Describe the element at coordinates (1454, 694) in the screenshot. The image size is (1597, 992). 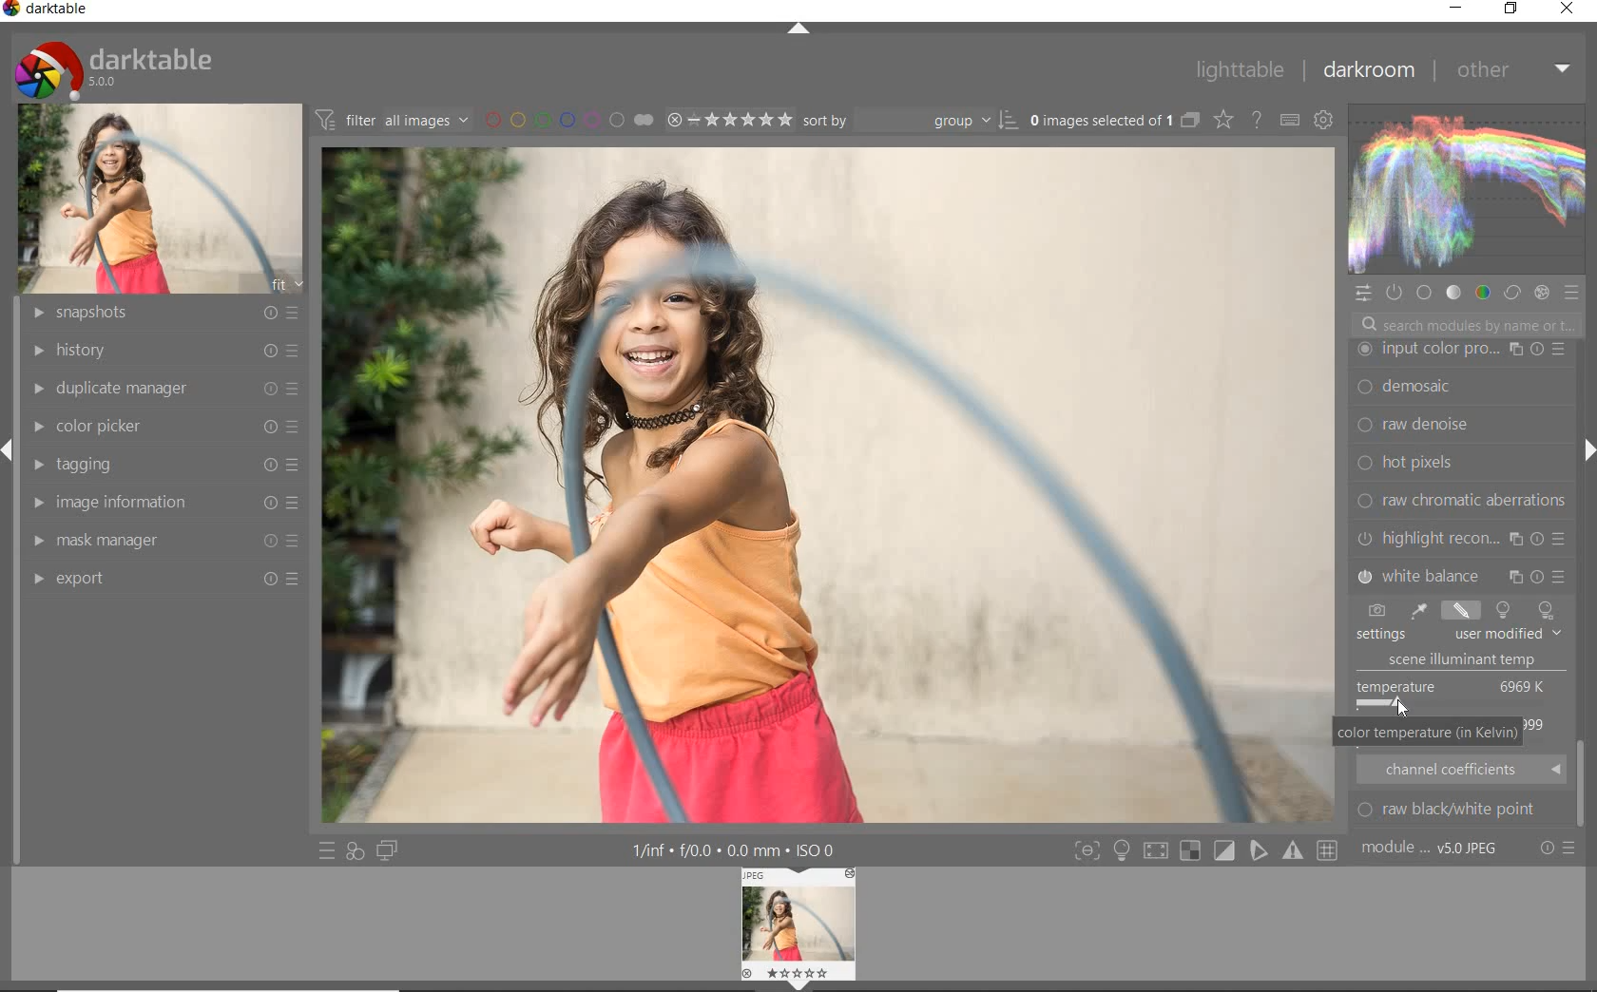
I see `TEMPERATURE` at that location.